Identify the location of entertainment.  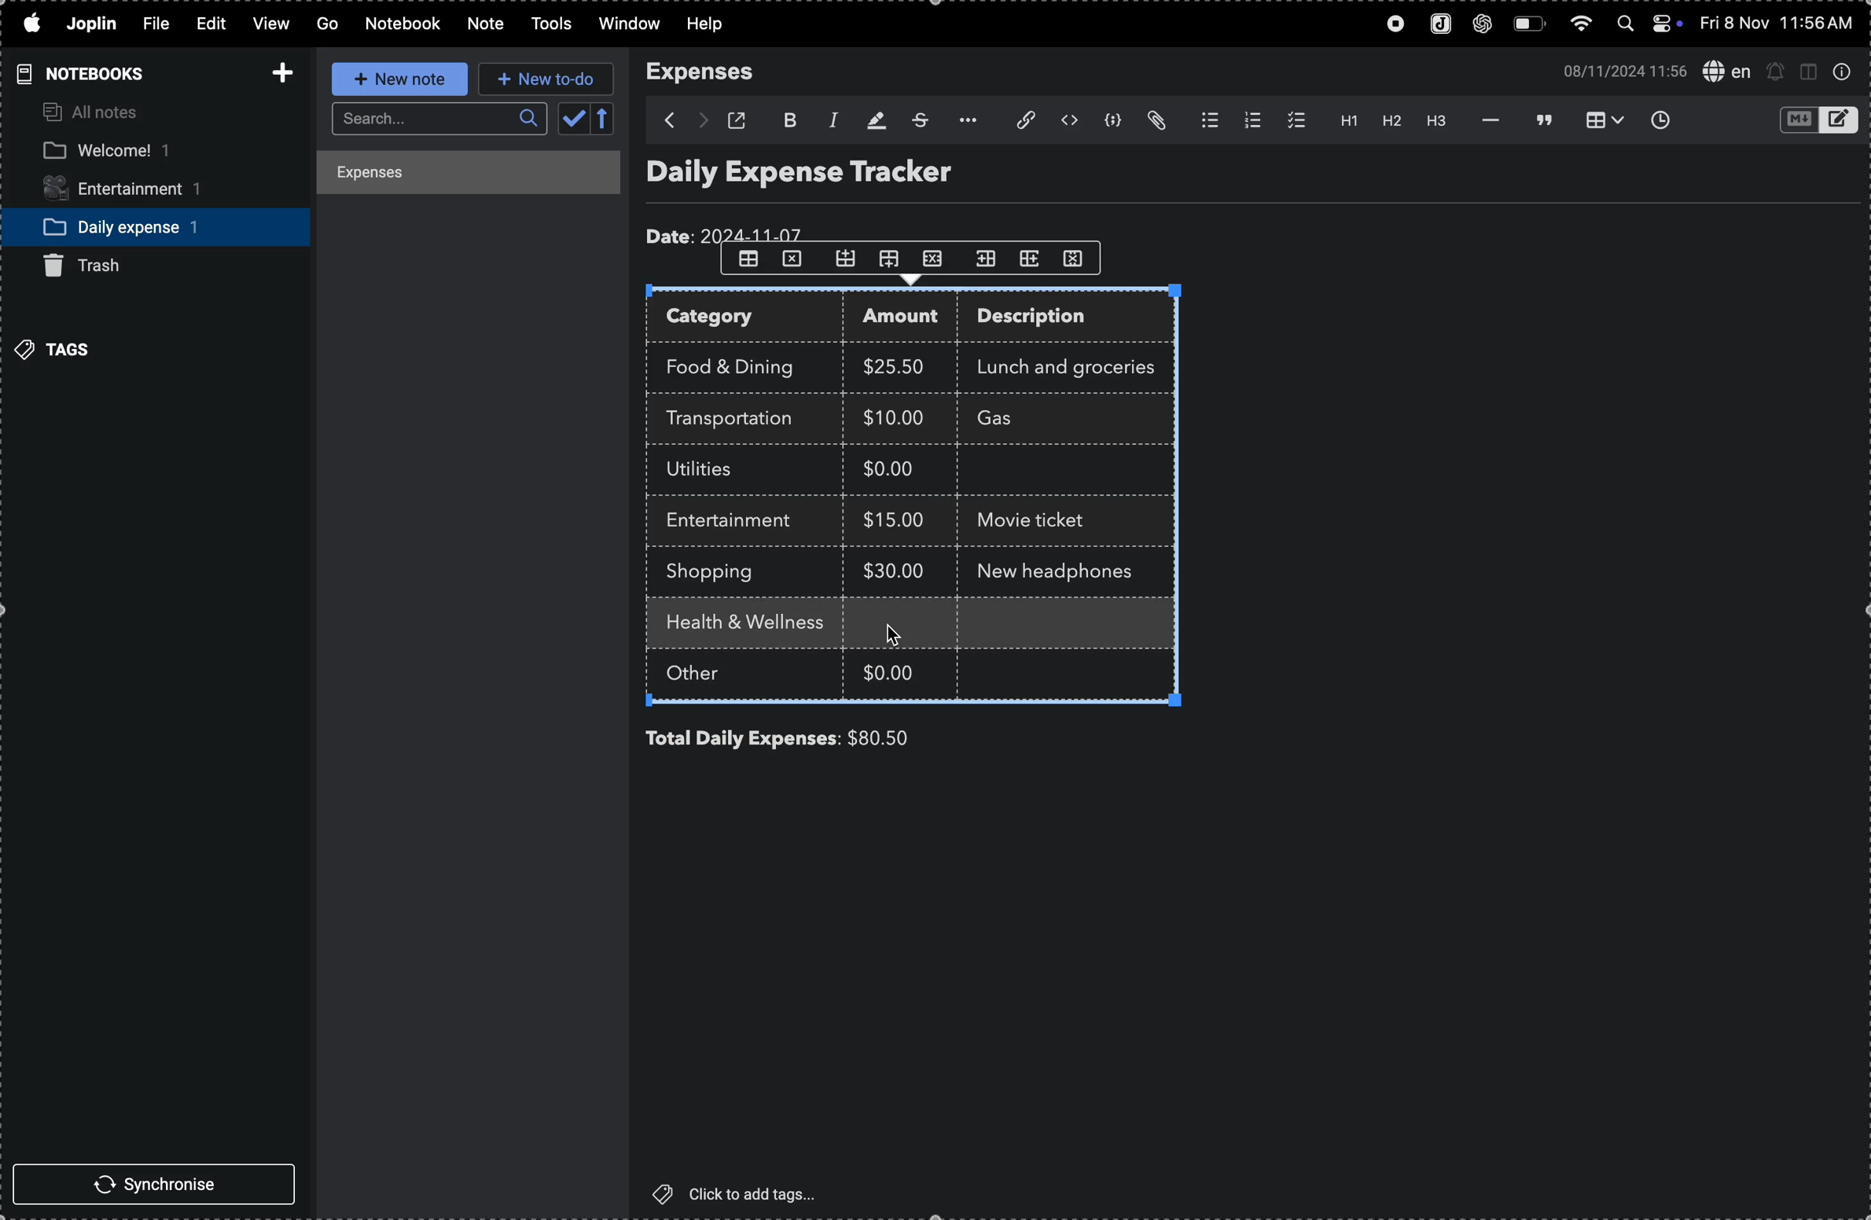
(138, 190).